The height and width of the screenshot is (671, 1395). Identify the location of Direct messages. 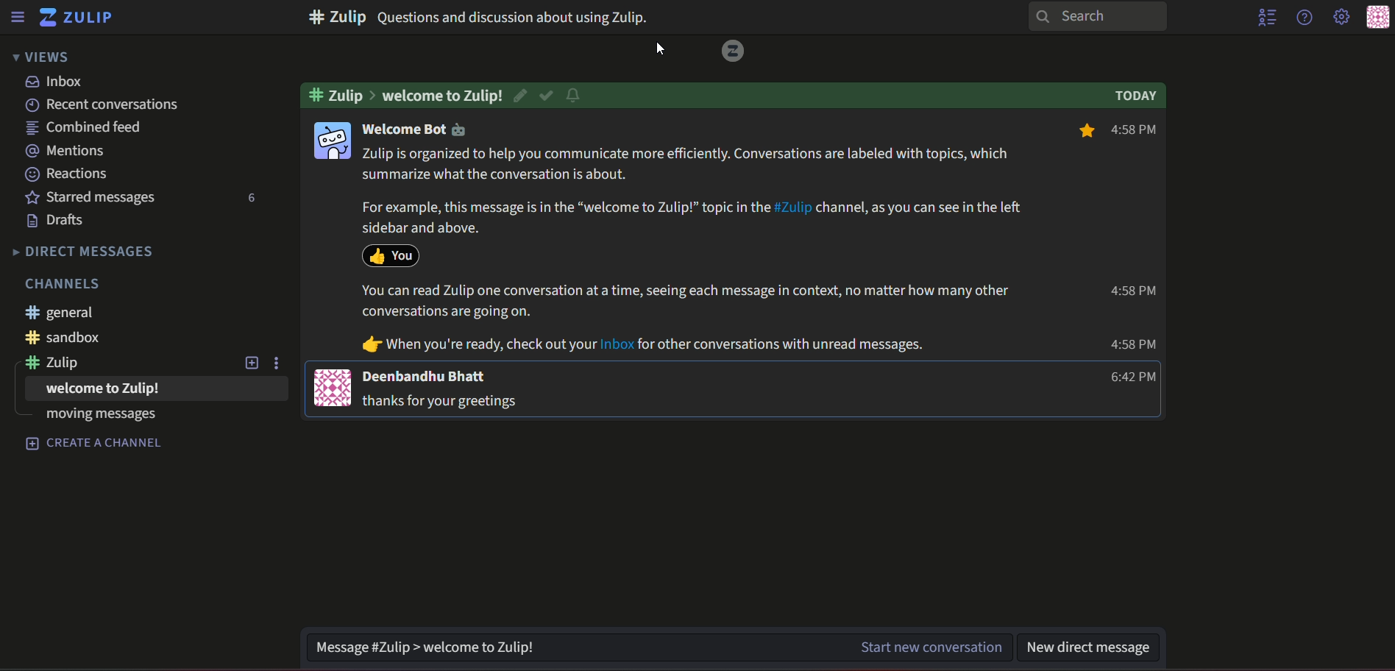
(82, 253).